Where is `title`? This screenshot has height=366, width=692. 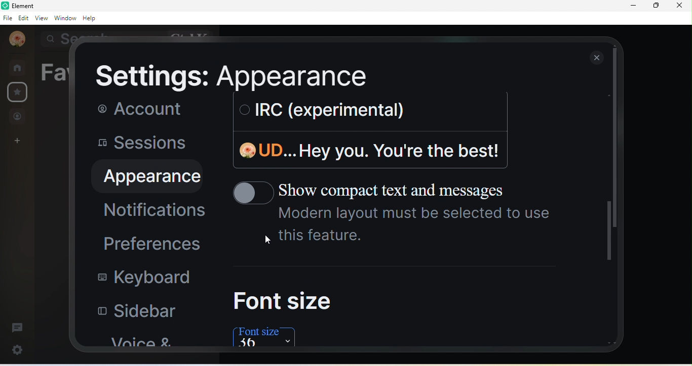 title is located at coordinates (26, 6).